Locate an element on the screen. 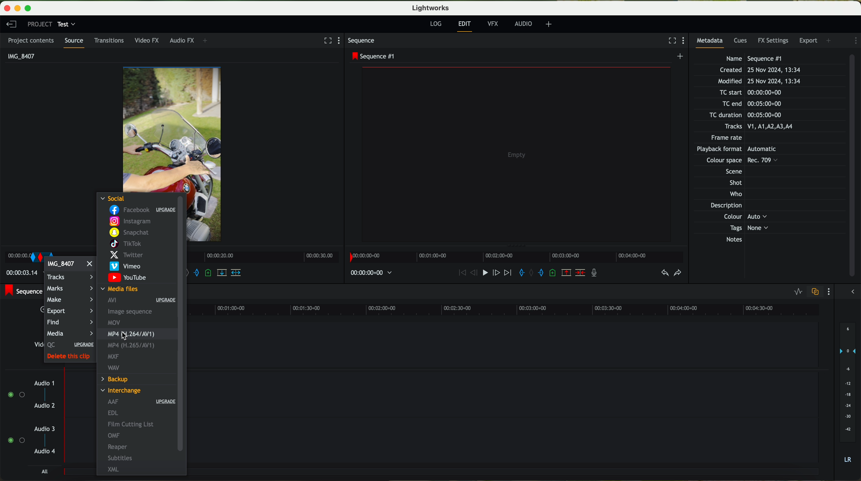  VFX is located at coordinates (494, 25).